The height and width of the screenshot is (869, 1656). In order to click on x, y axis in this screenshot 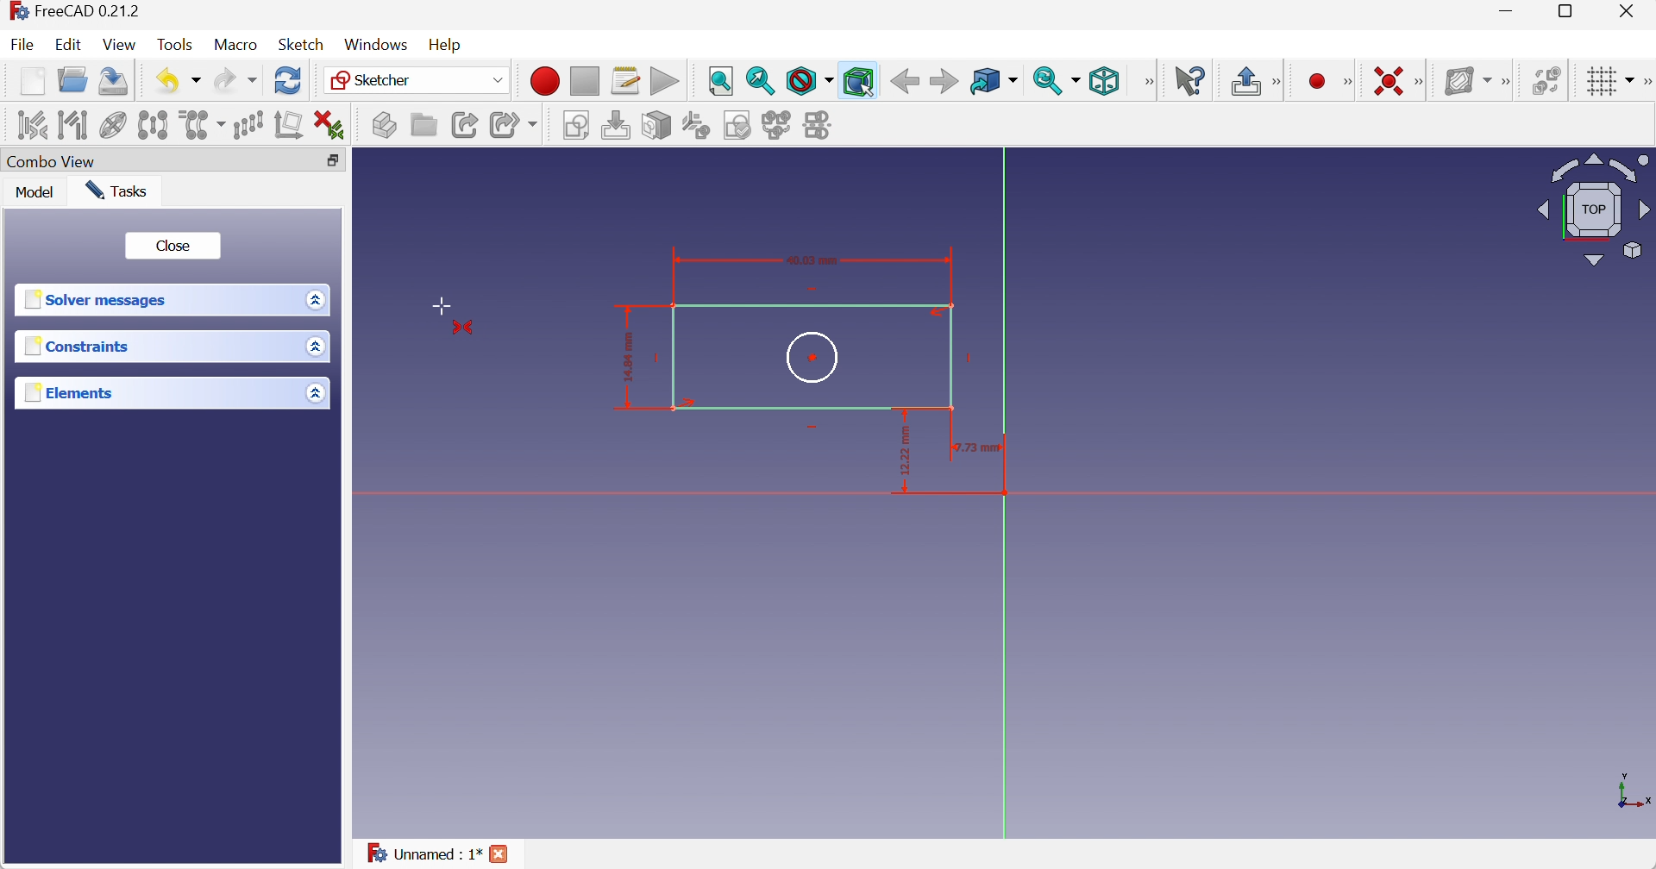, I will do `click(1631, 789)`.